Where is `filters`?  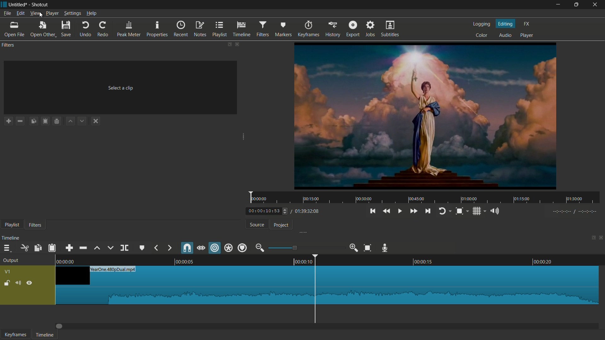 filters is located at coordinates (35, 225).